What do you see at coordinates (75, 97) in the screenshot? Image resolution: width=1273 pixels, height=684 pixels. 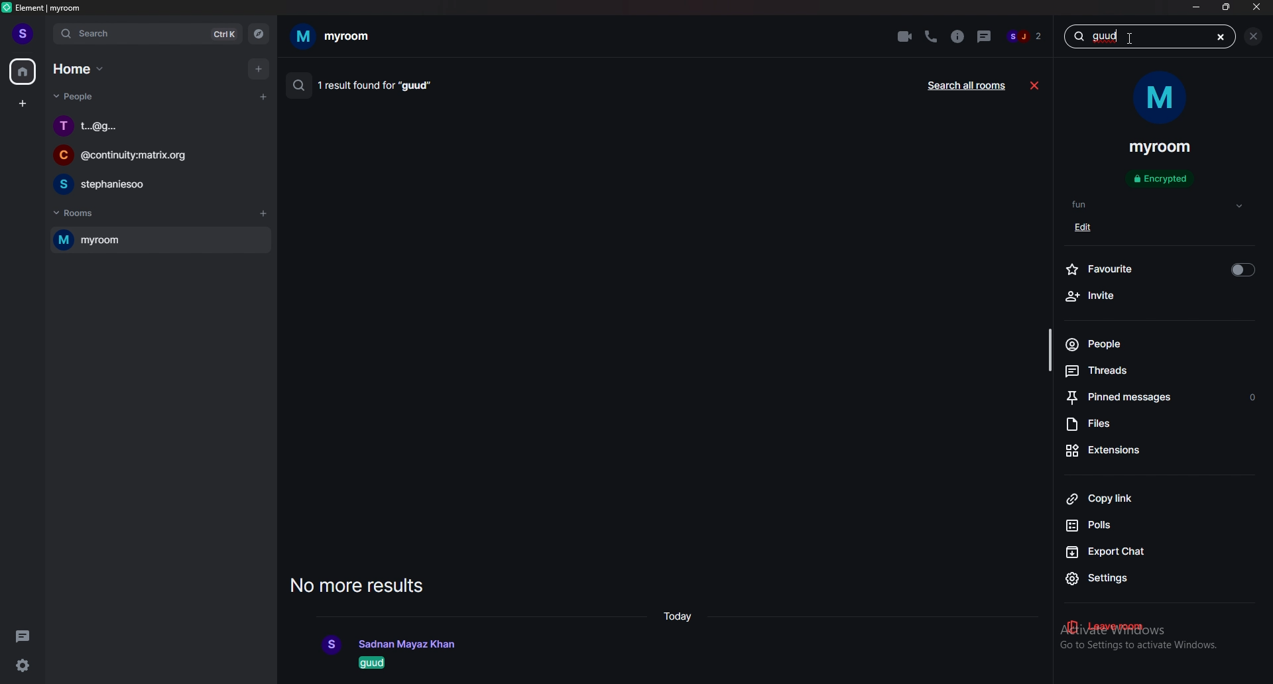 I see `people` at bounding box center [75, 97].